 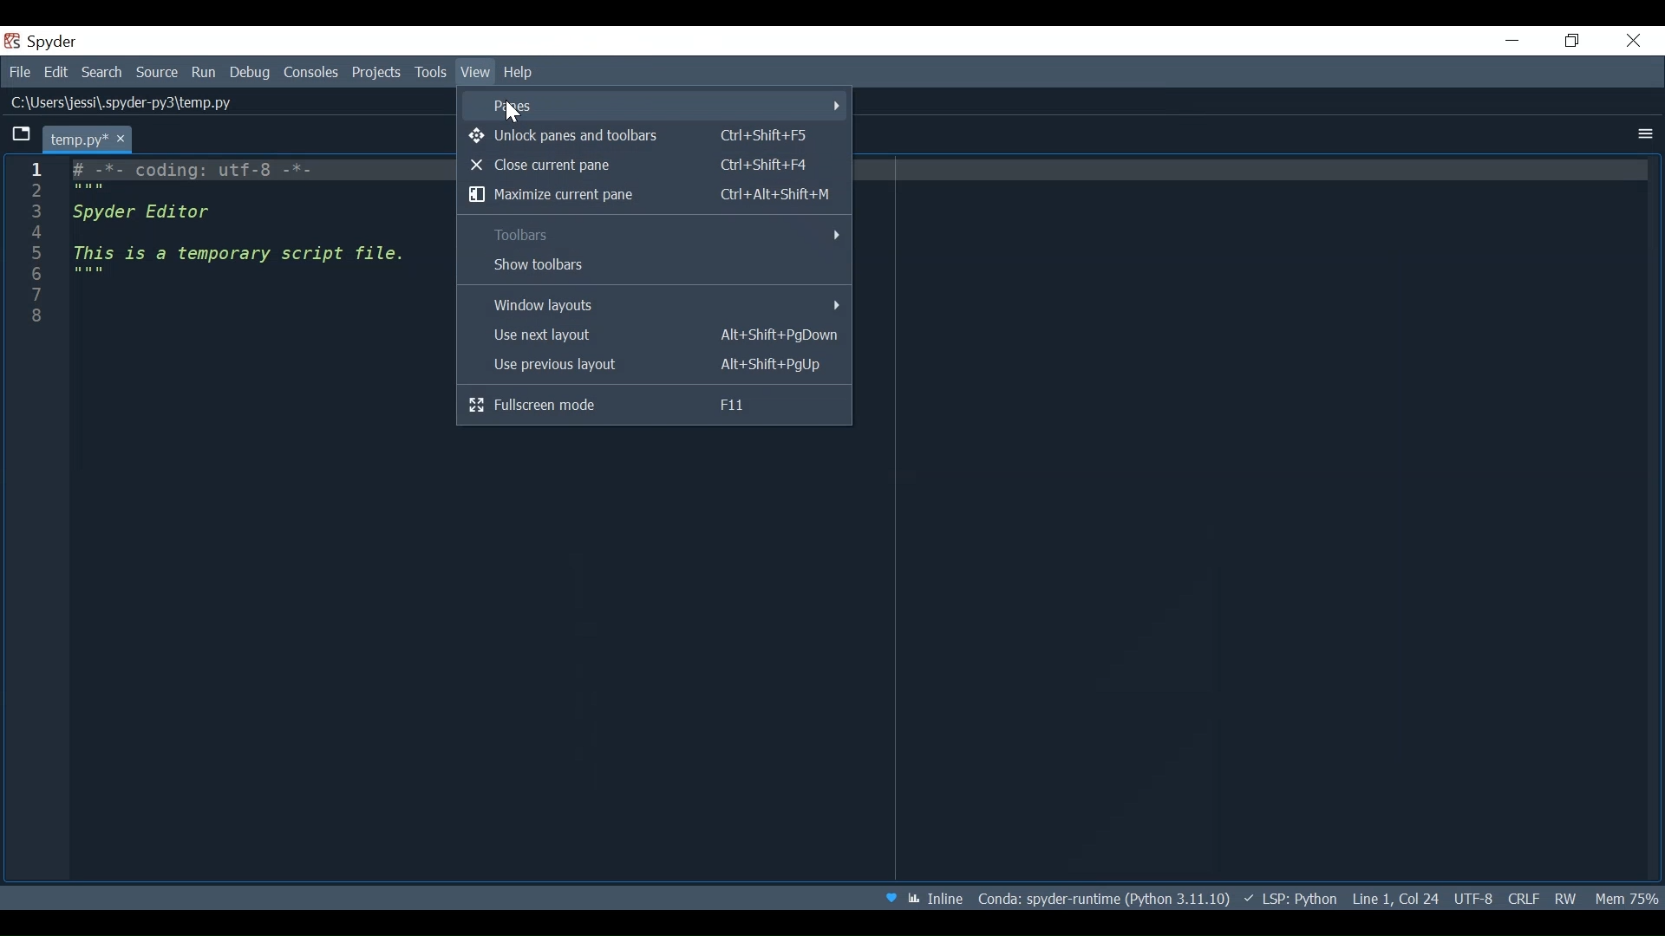 I want to click on File Permission, so click(x=1564, y=899).